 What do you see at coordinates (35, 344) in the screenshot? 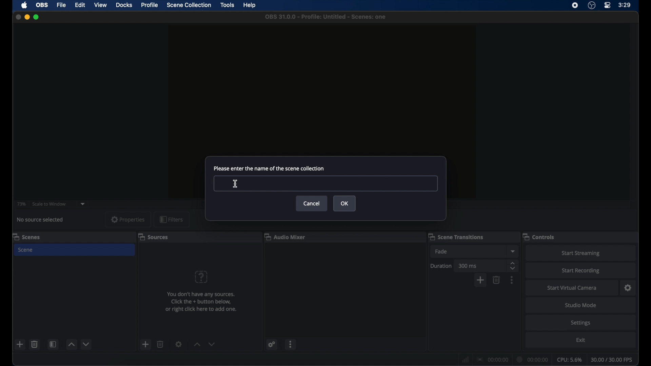
I see `delete` at bounding box center [35, 344].